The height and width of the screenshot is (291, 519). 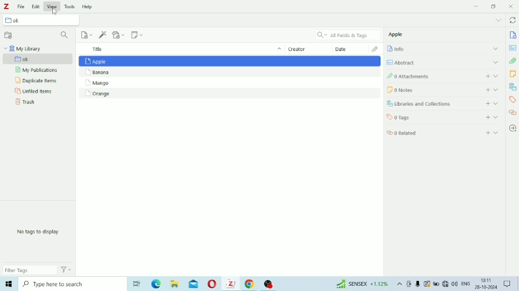 I want to click on more, so click(x=499, y=19).